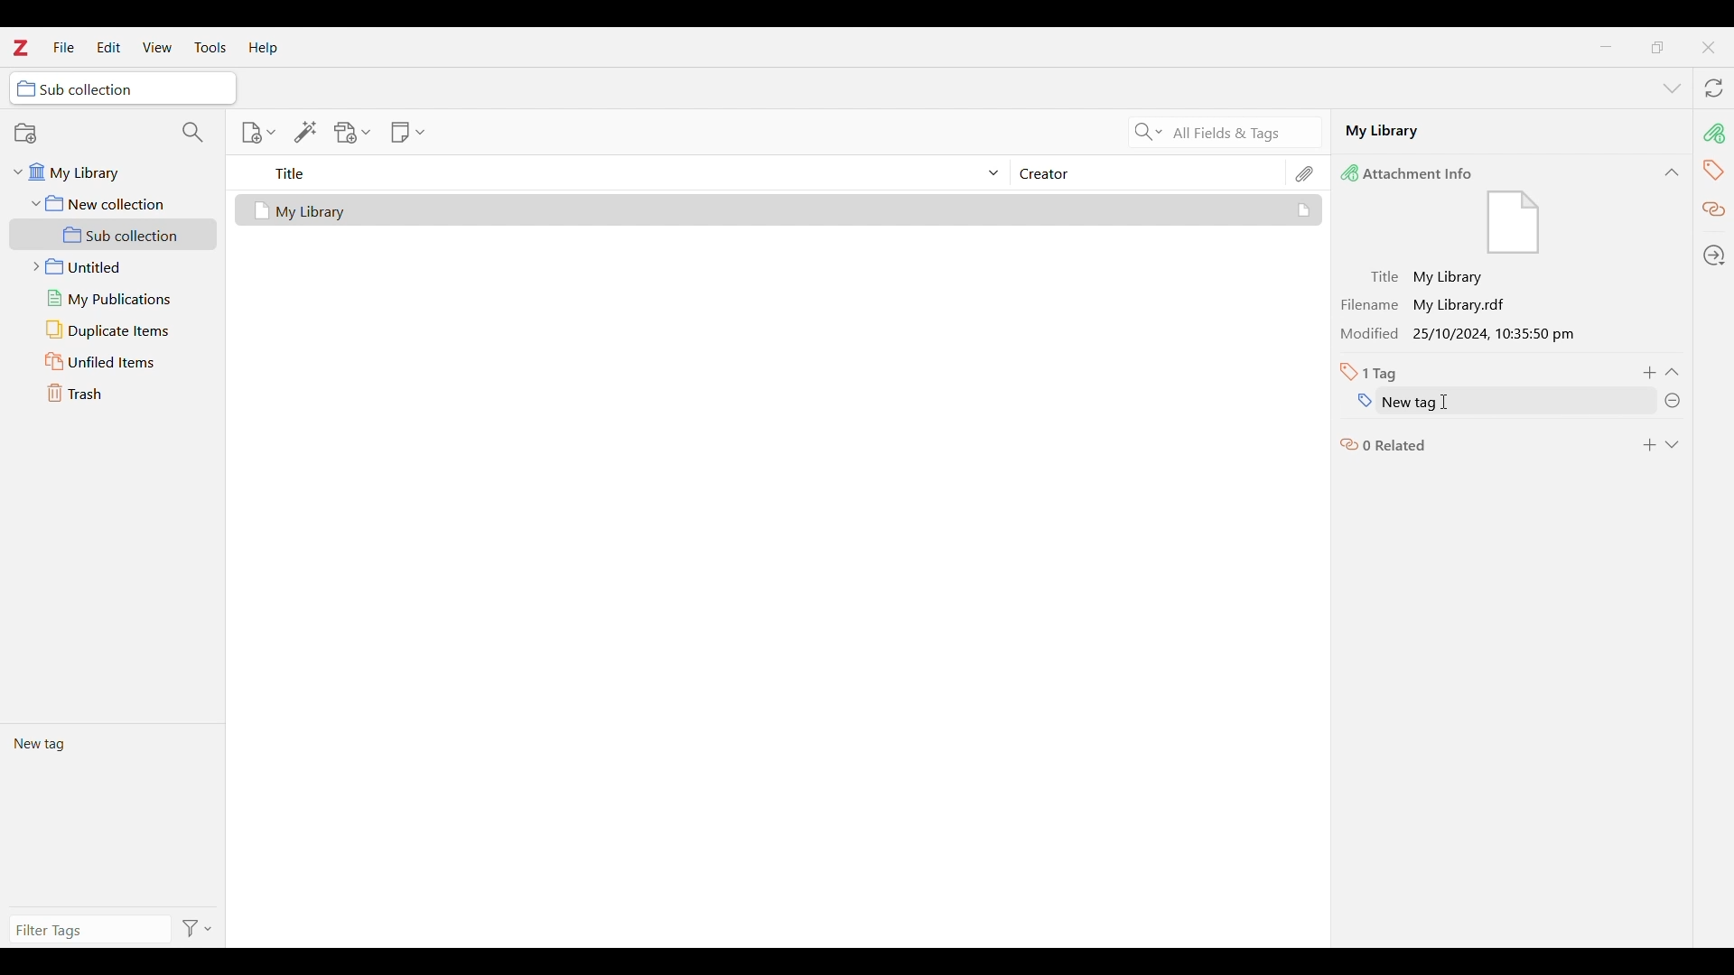  Describe the element at coordinates (123, 88) in the screenshot. I see `Selected folder` at that location.